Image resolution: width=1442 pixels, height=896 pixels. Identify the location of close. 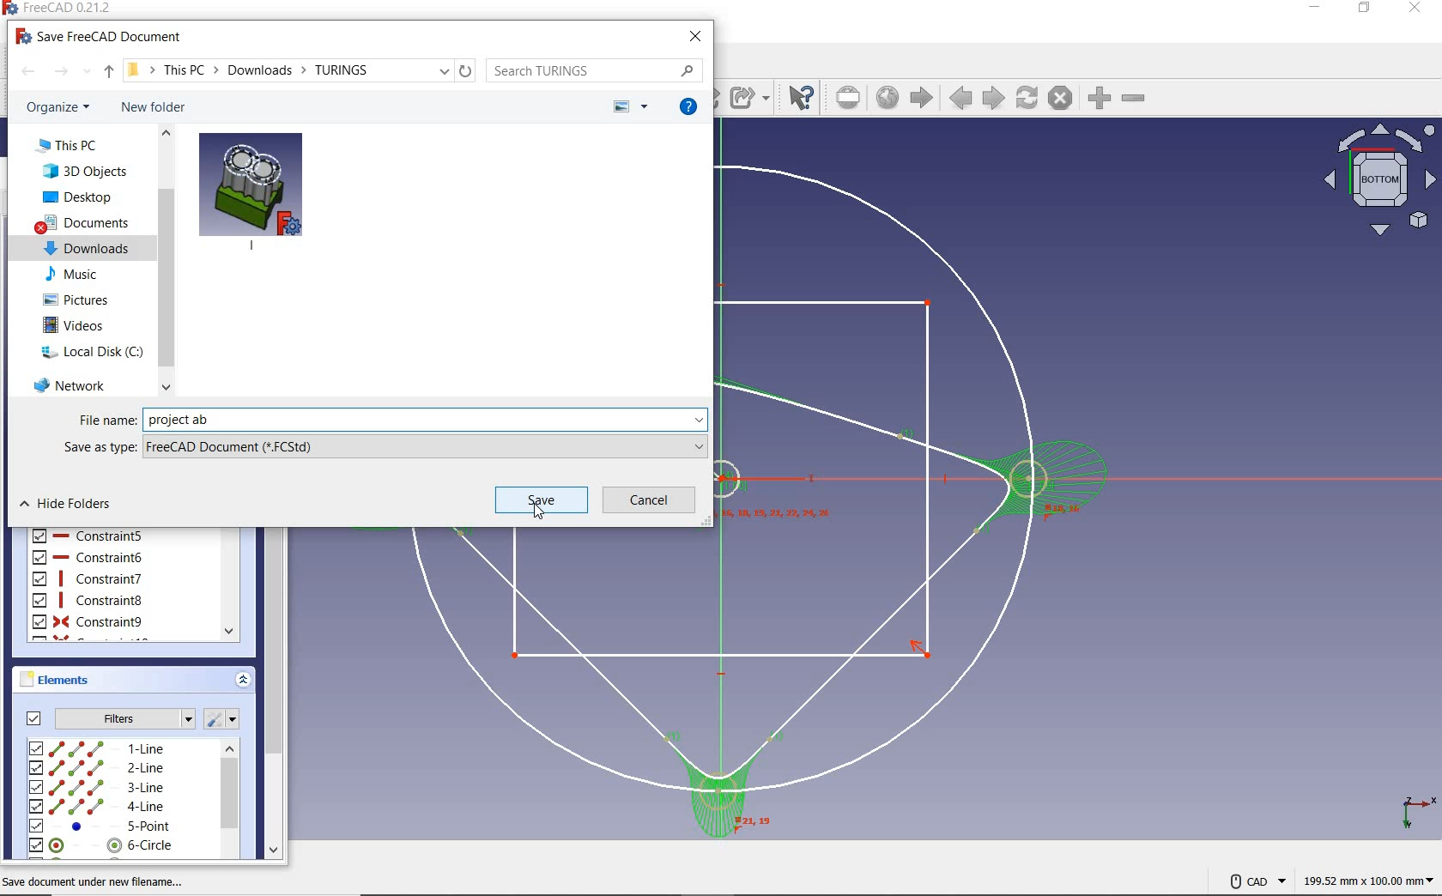
(1415, 9).